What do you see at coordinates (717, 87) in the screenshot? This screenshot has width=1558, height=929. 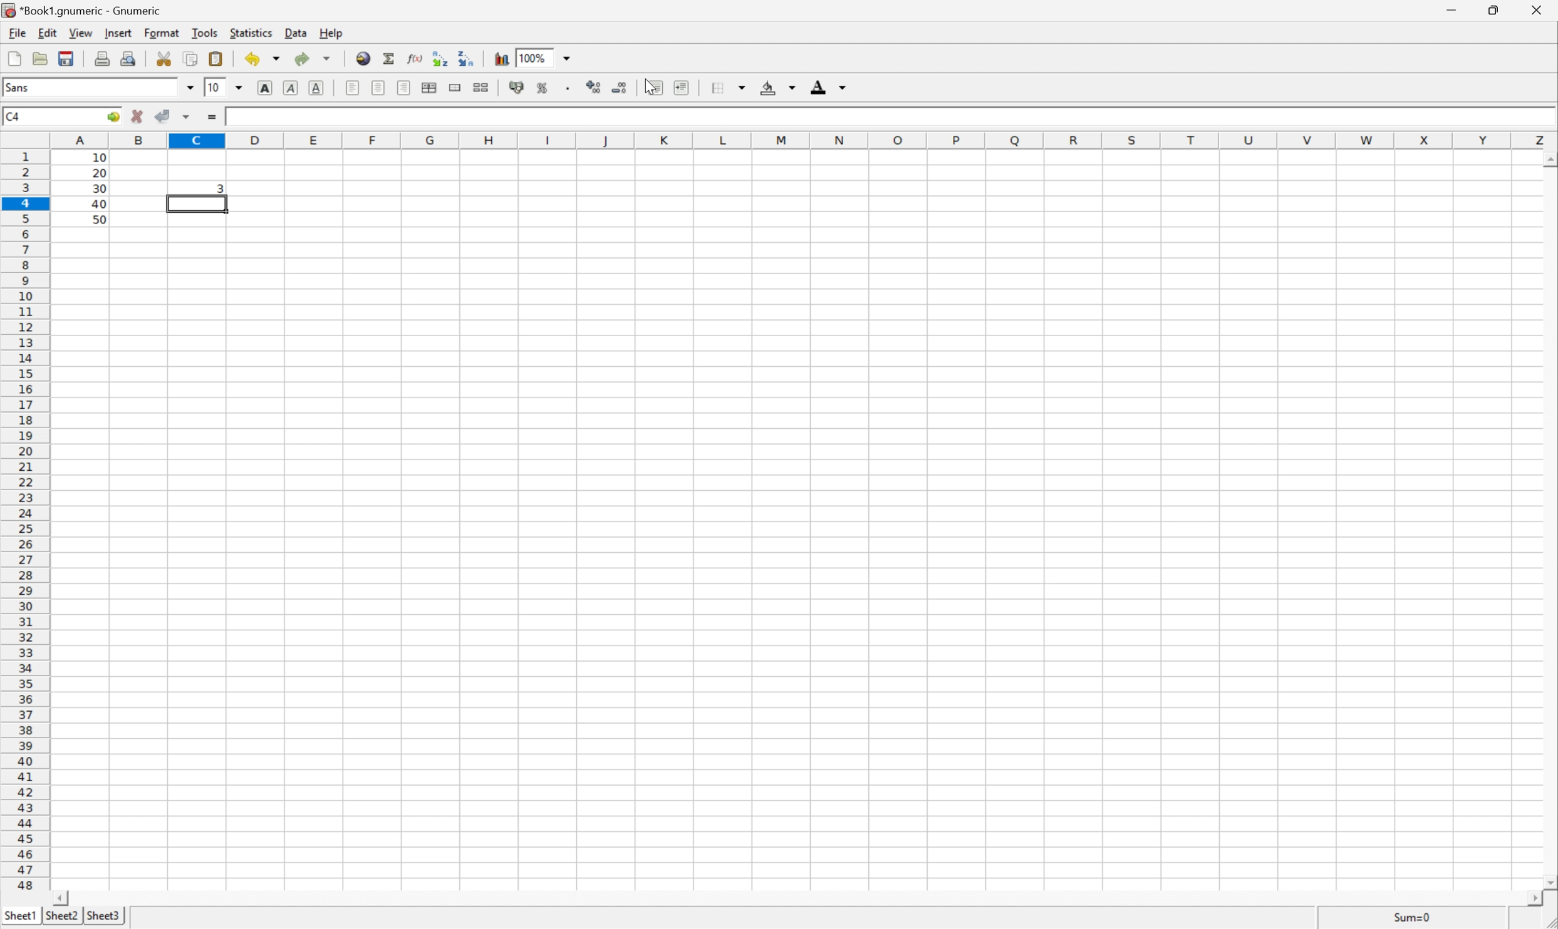 I see `Borders` at bounding box center [717, 87].